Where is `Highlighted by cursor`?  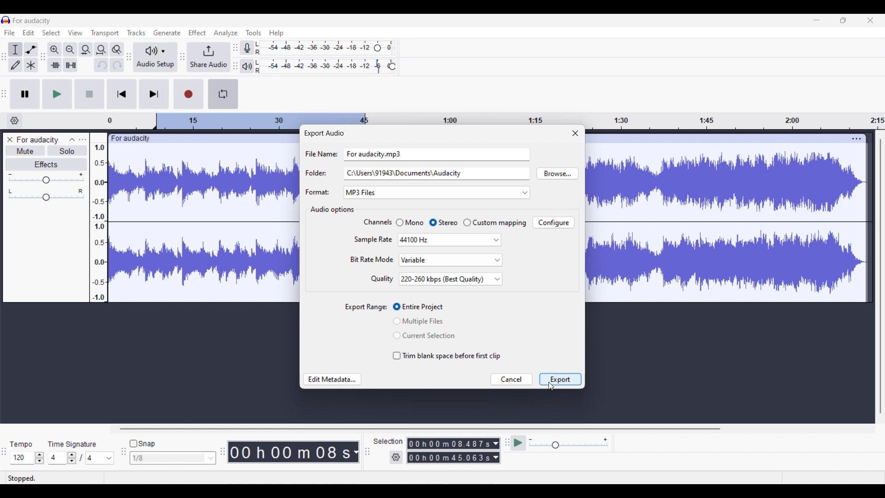
Highlighted by cursor is located at coordinates (465, 260).